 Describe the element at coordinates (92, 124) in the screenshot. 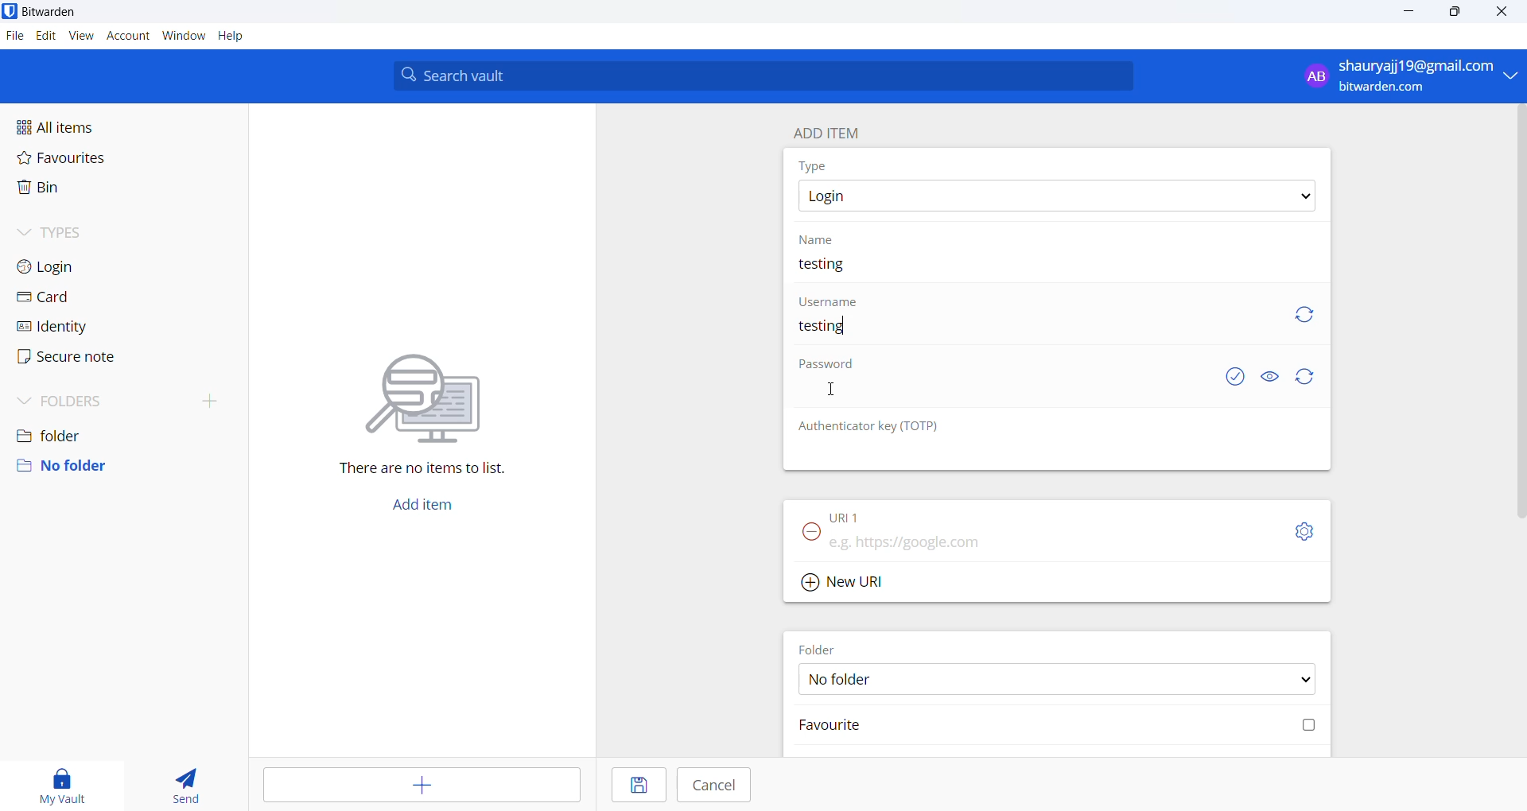

I see `all items` at that location.